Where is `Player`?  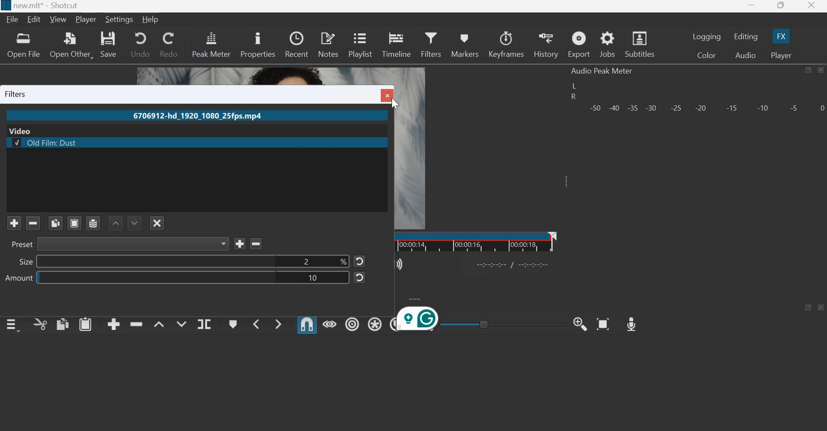 Player is located at coordinates (86, 20).